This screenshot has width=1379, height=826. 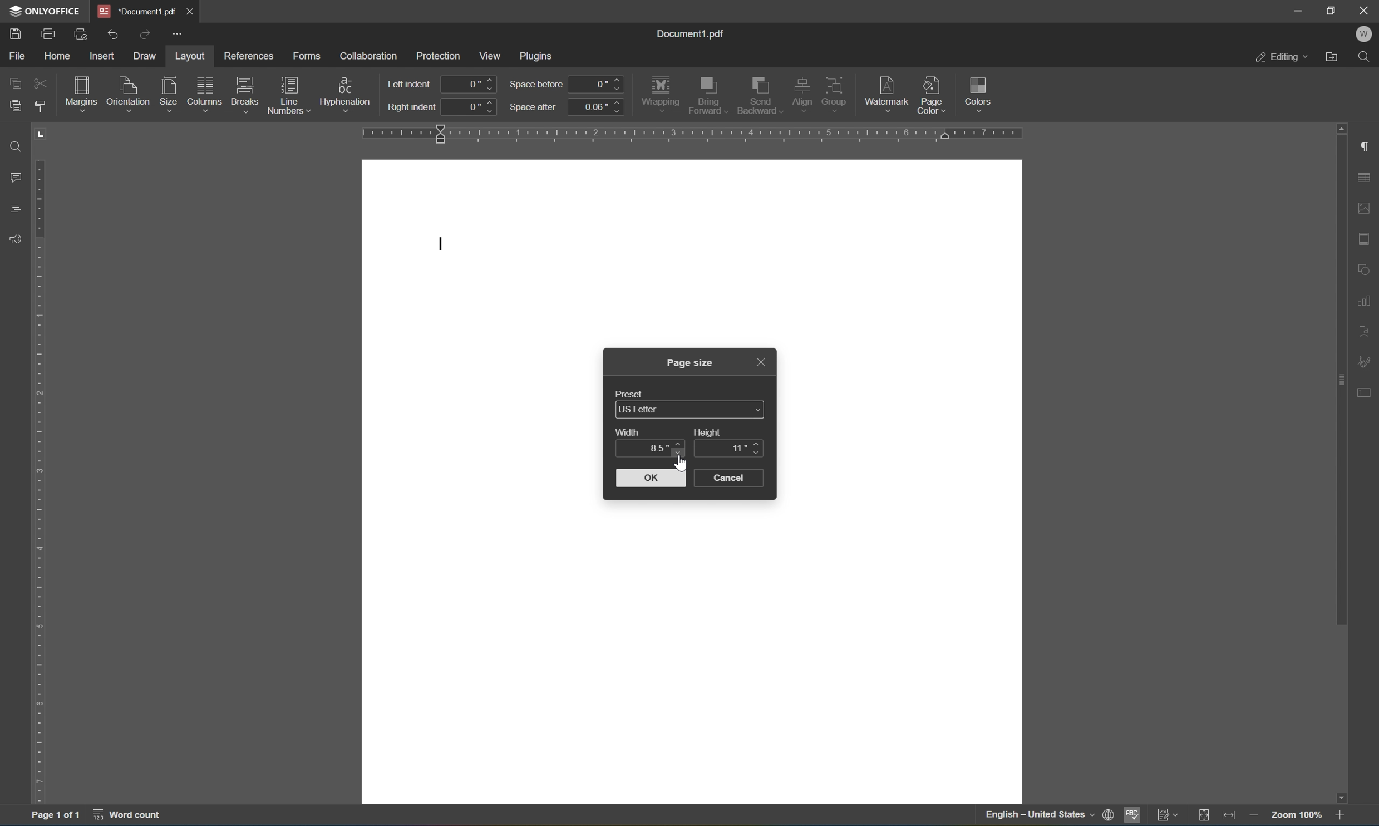 I want to click on plugins, so click(x=539, y=55).